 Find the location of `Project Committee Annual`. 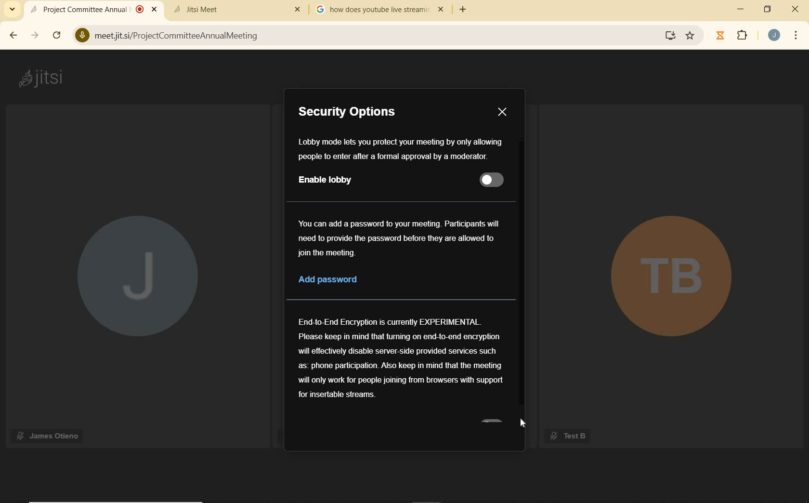

Project Committee Annual is located at coordinates (93, 9).